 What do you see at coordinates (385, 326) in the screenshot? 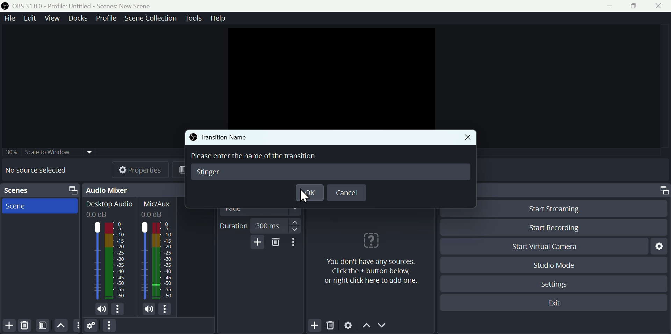
I see `Down` at bounding box center [385, 326].